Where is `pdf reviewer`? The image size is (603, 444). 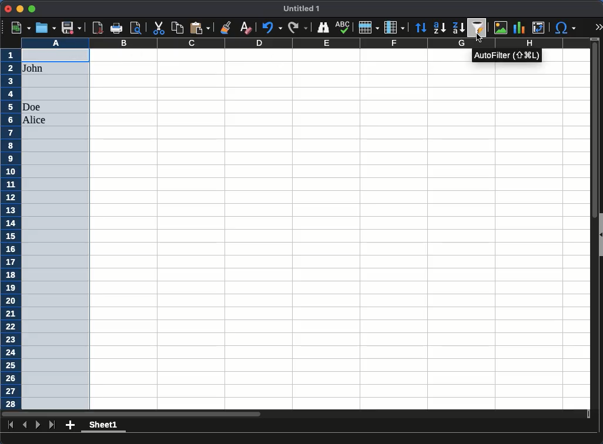 pdf reviewer is located at coordinates (98, 28).